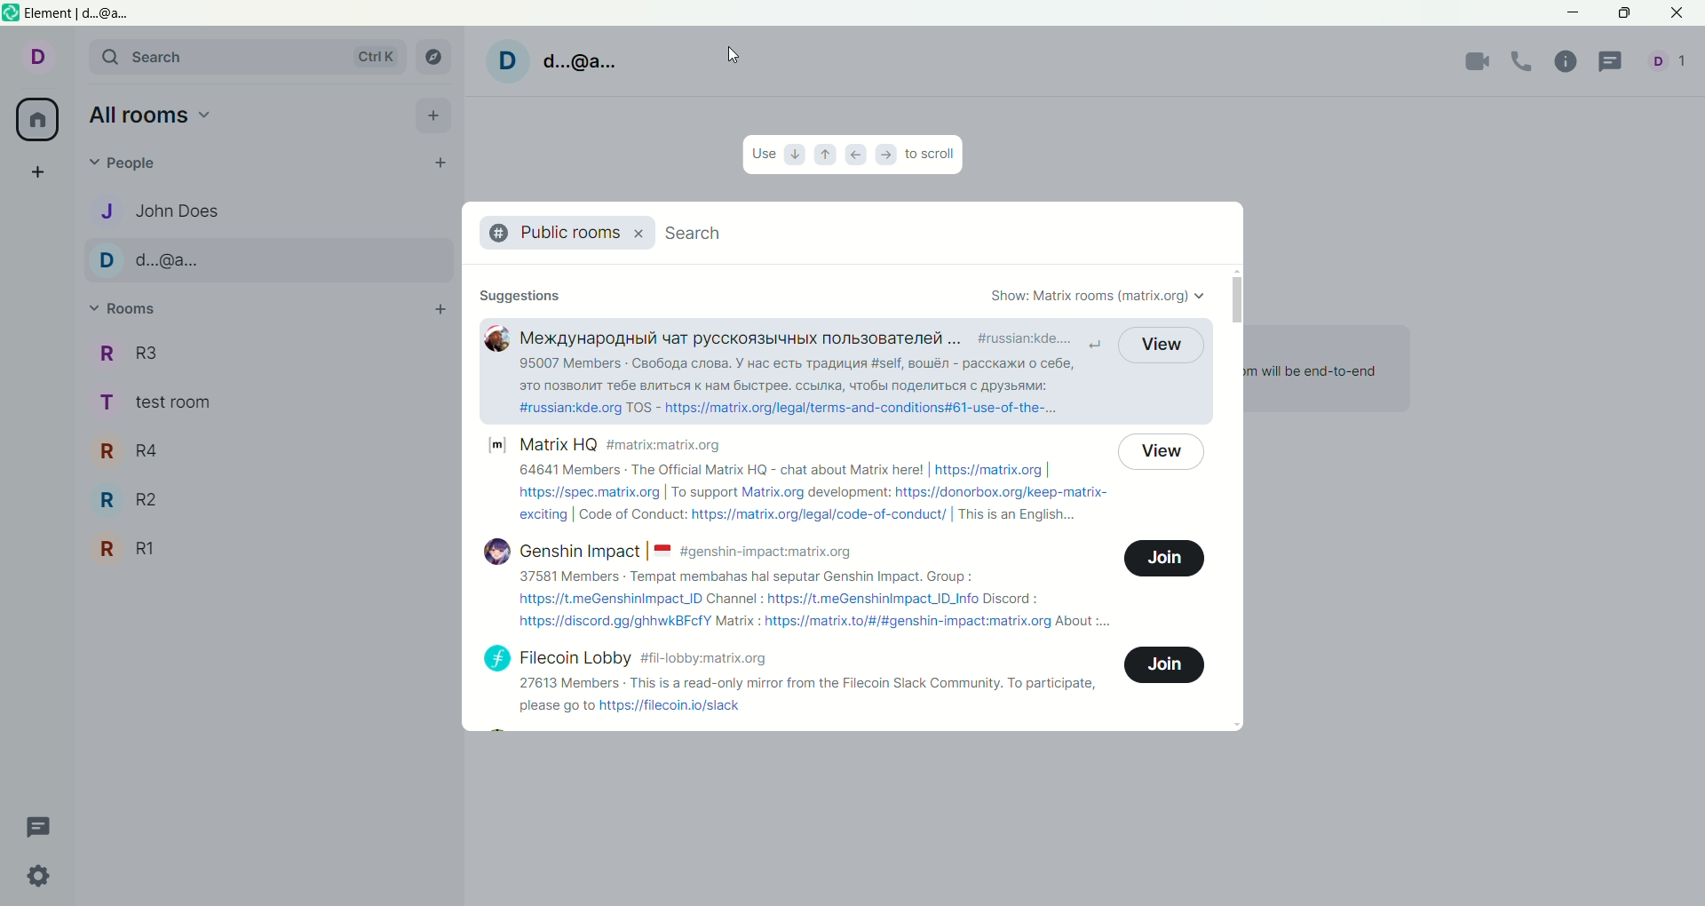 This screenshot has height=906, width=1705. I want to click on https://discord.gg/ghhwkBFcfY, so click(615, 622).